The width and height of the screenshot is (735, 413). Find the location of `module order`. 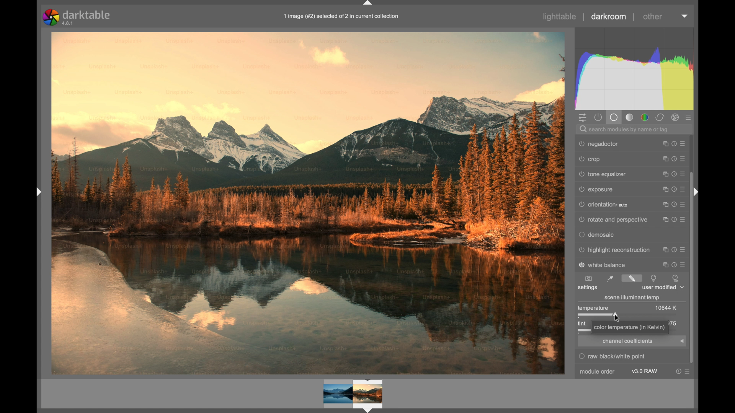

module order is located at coordinates (598, 372).